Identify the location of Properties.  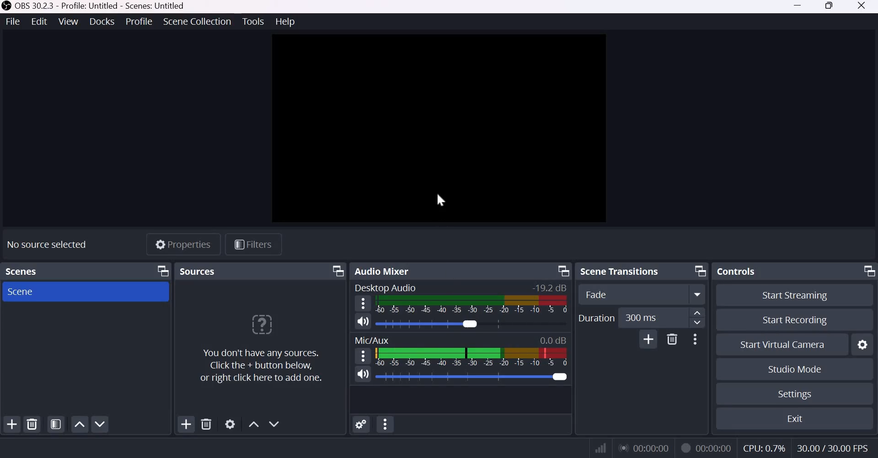
(182, 244).